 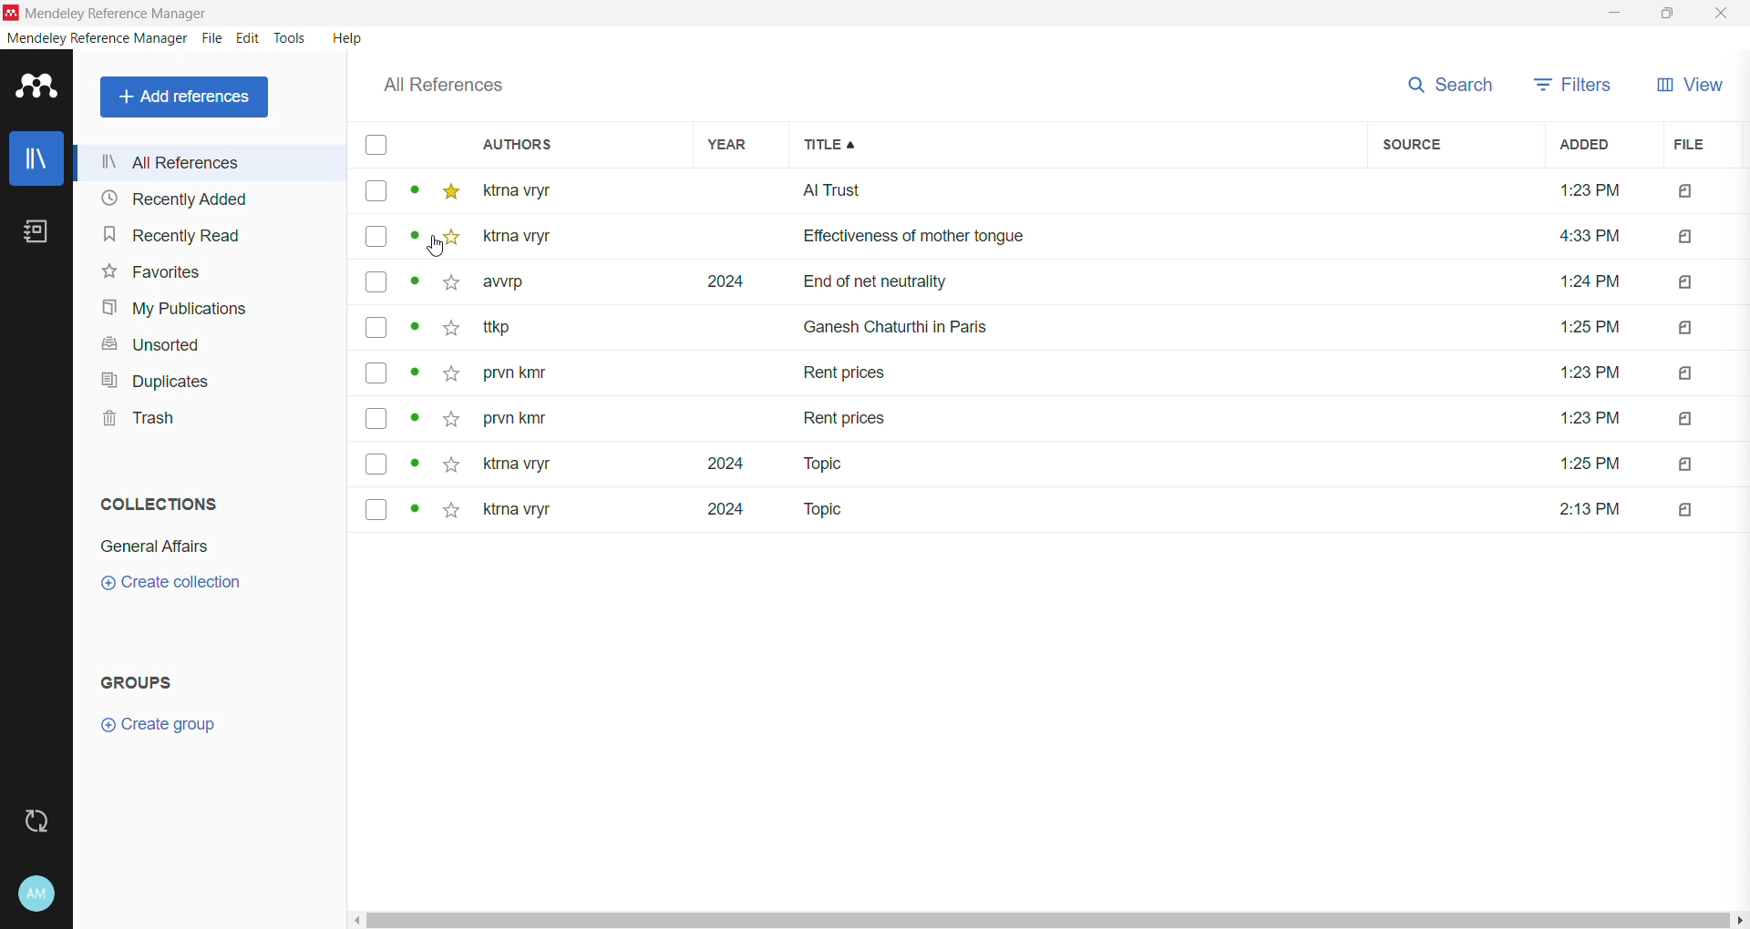 I want to click on star, so click(x=449, y=414).